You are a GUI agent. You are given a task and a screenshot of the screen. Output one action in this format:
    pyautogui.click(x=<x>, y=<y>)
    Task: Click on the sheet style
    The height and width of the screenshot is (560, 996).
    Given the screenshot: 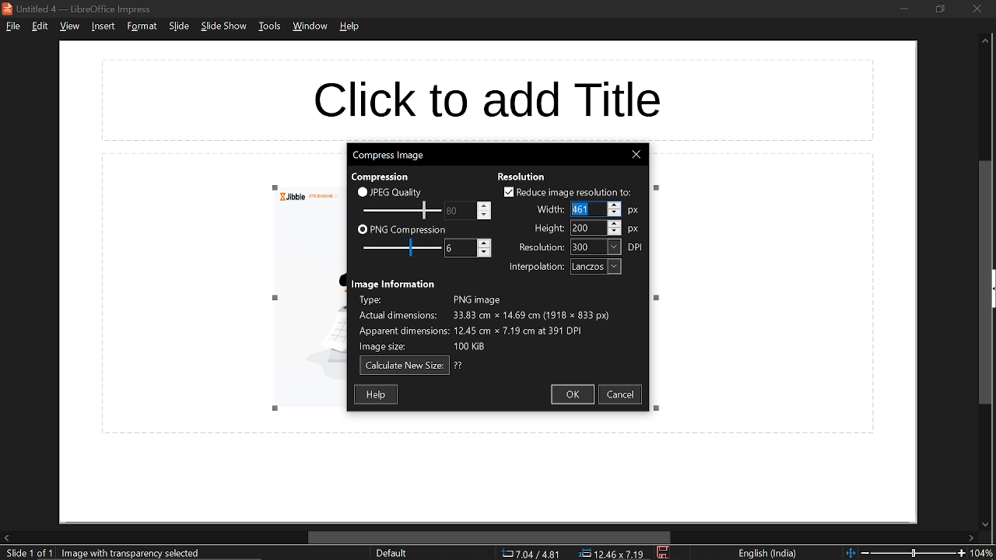 What is the action you would take?
    pyautogui.click(x=391, y=554)
    